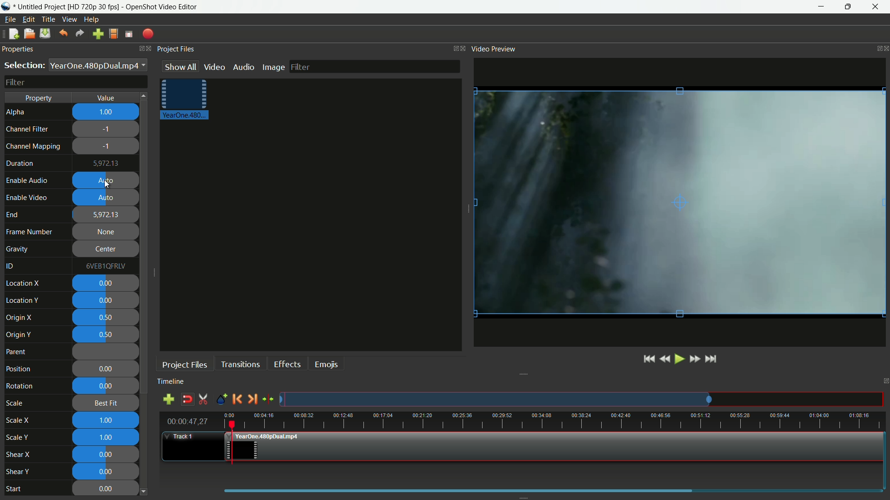 The image size is (890, 500). What do you see at coordinates (203, 399) in the screenshot?
I see `enable razor` at bounding box center [203, 399].